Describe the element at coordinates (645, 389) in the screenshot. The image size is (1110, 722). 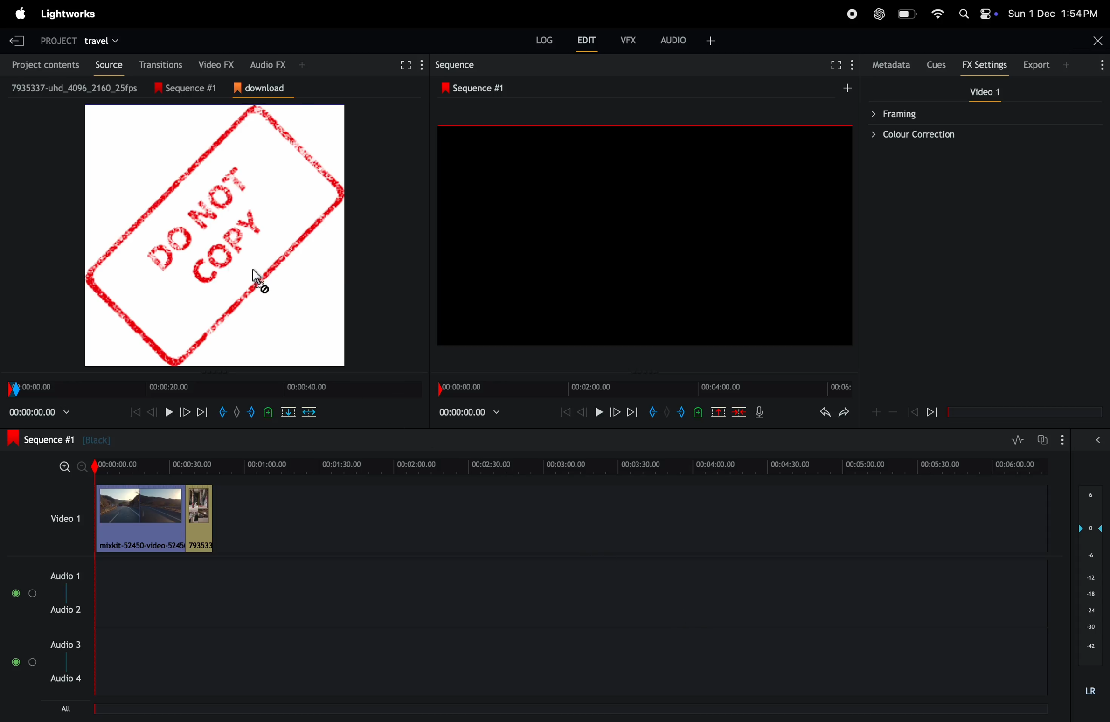
I see `time frame` at that location.